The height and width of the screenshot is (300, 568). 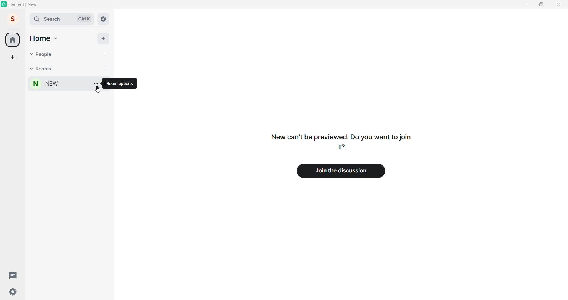 I want to click on rooms, so click(x=43, y=70).